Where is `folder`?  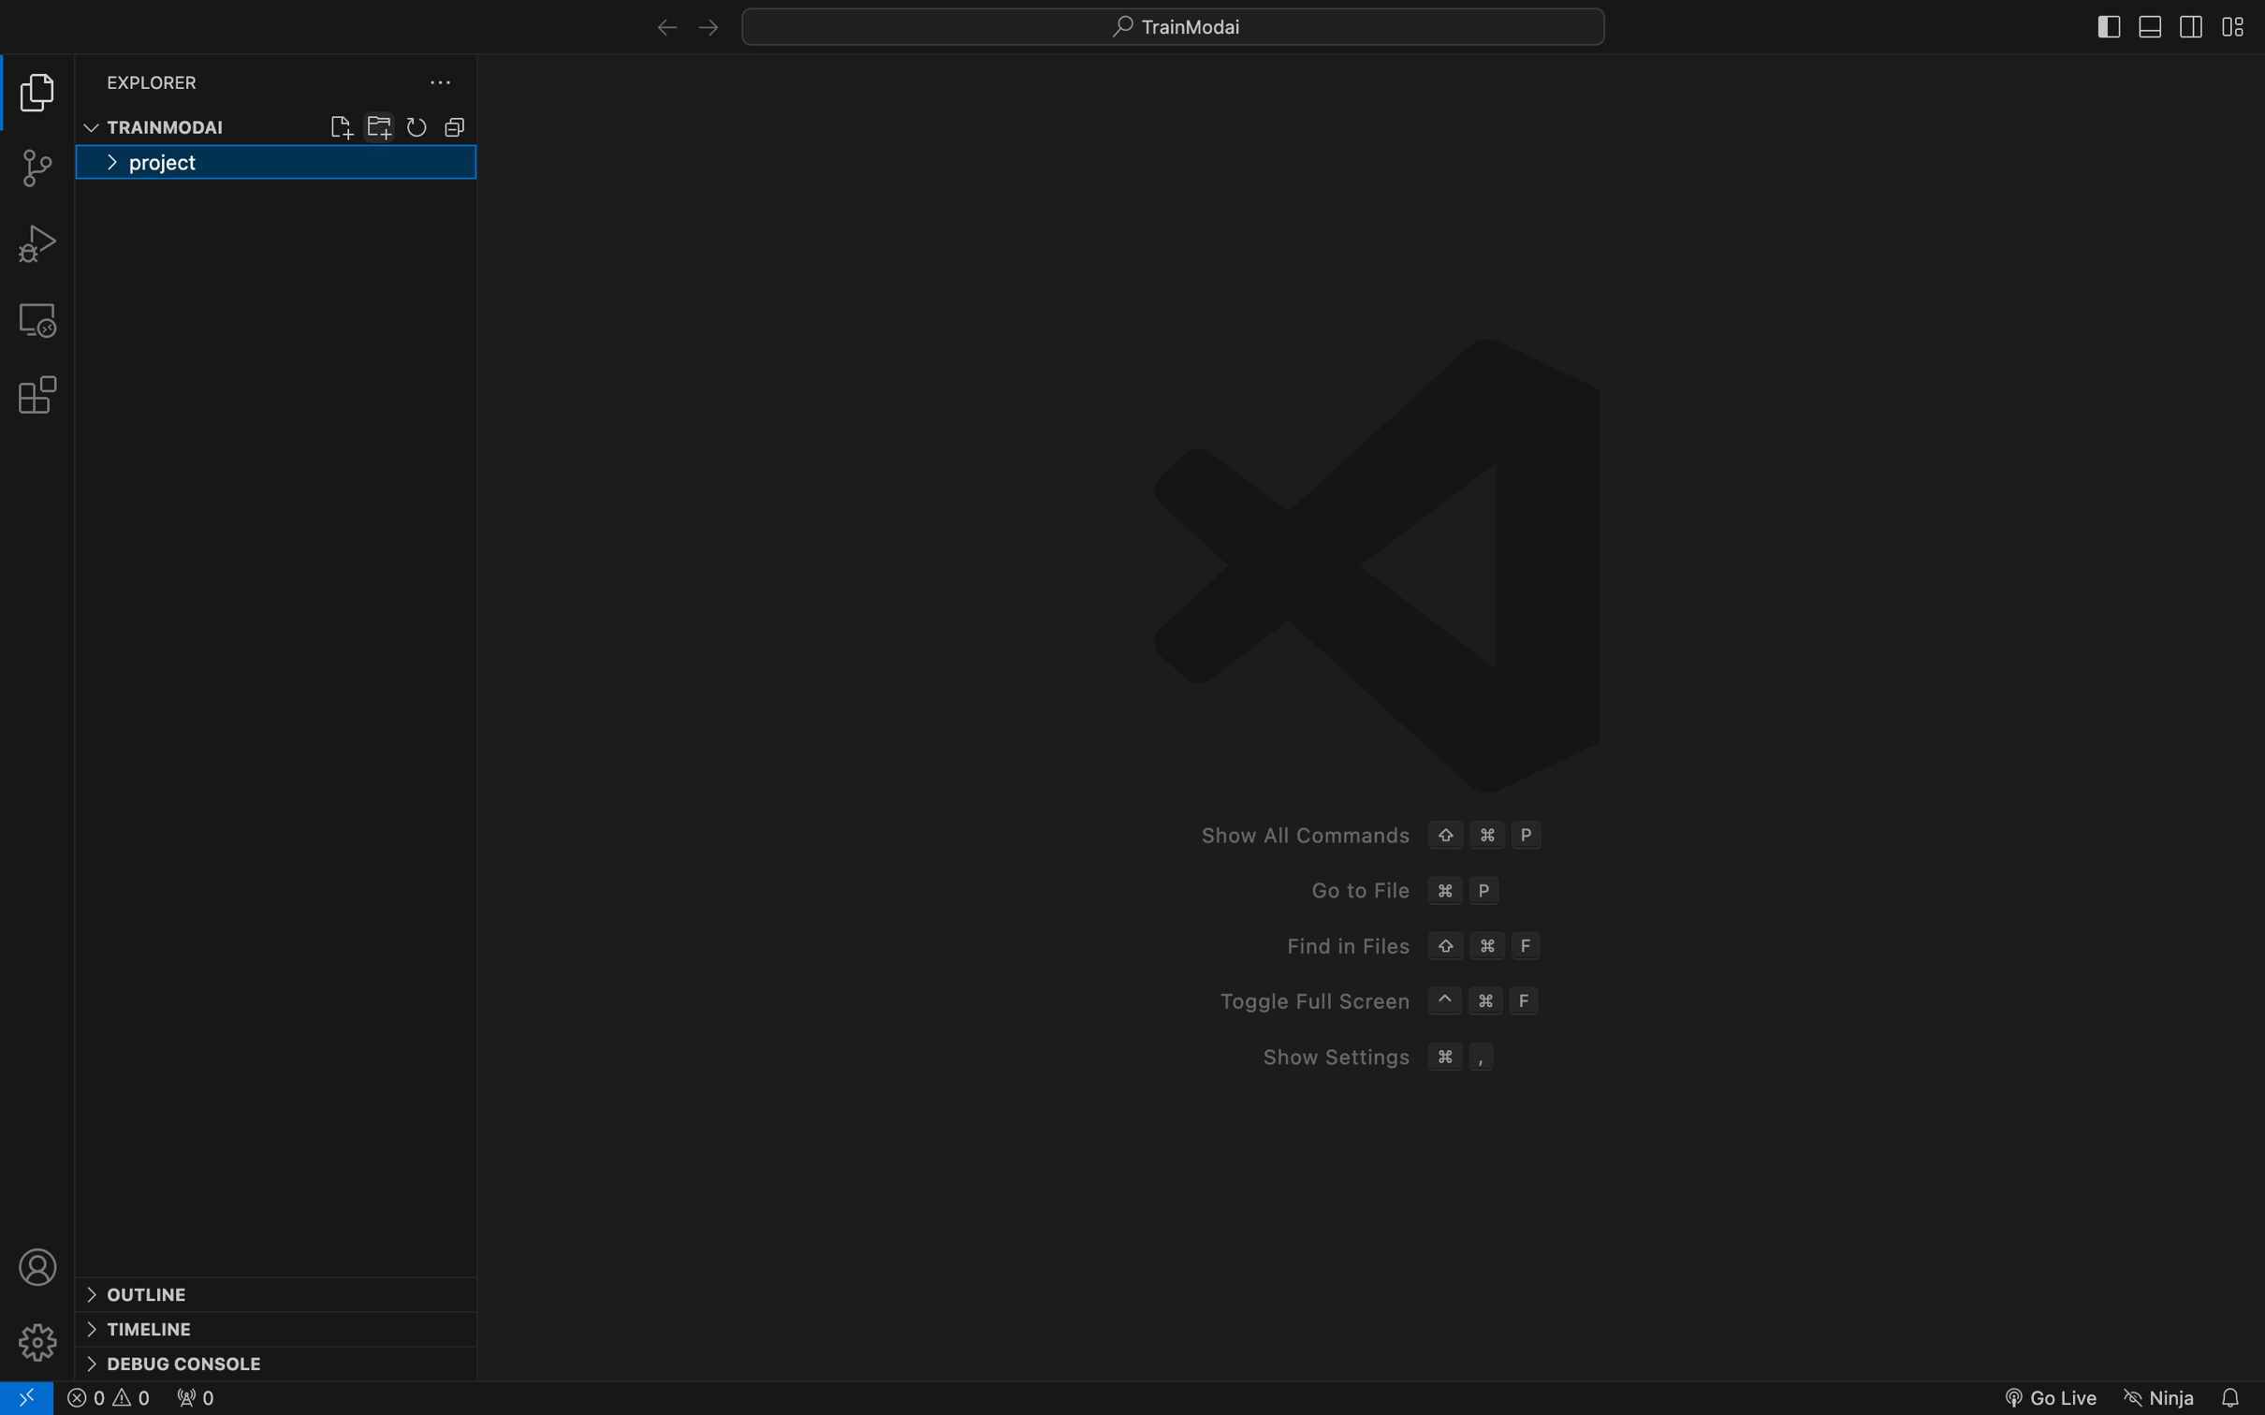
folder is located at coordinates (275, 167).